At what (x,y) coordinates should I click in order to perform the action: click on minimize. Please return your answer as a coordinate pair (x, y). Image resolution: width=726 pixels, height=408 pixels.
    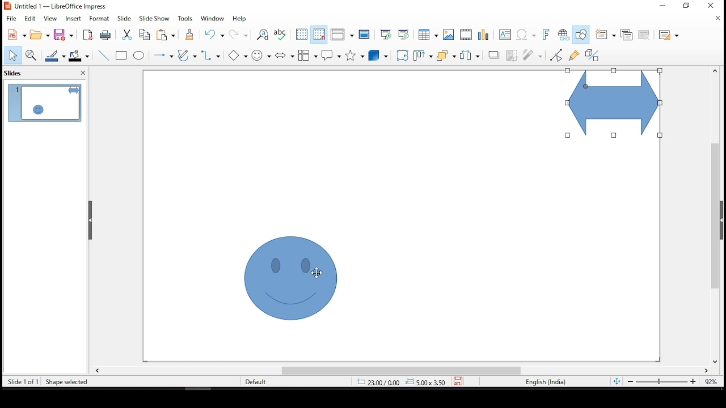
    Looking at the image, I should click on (663, 5).